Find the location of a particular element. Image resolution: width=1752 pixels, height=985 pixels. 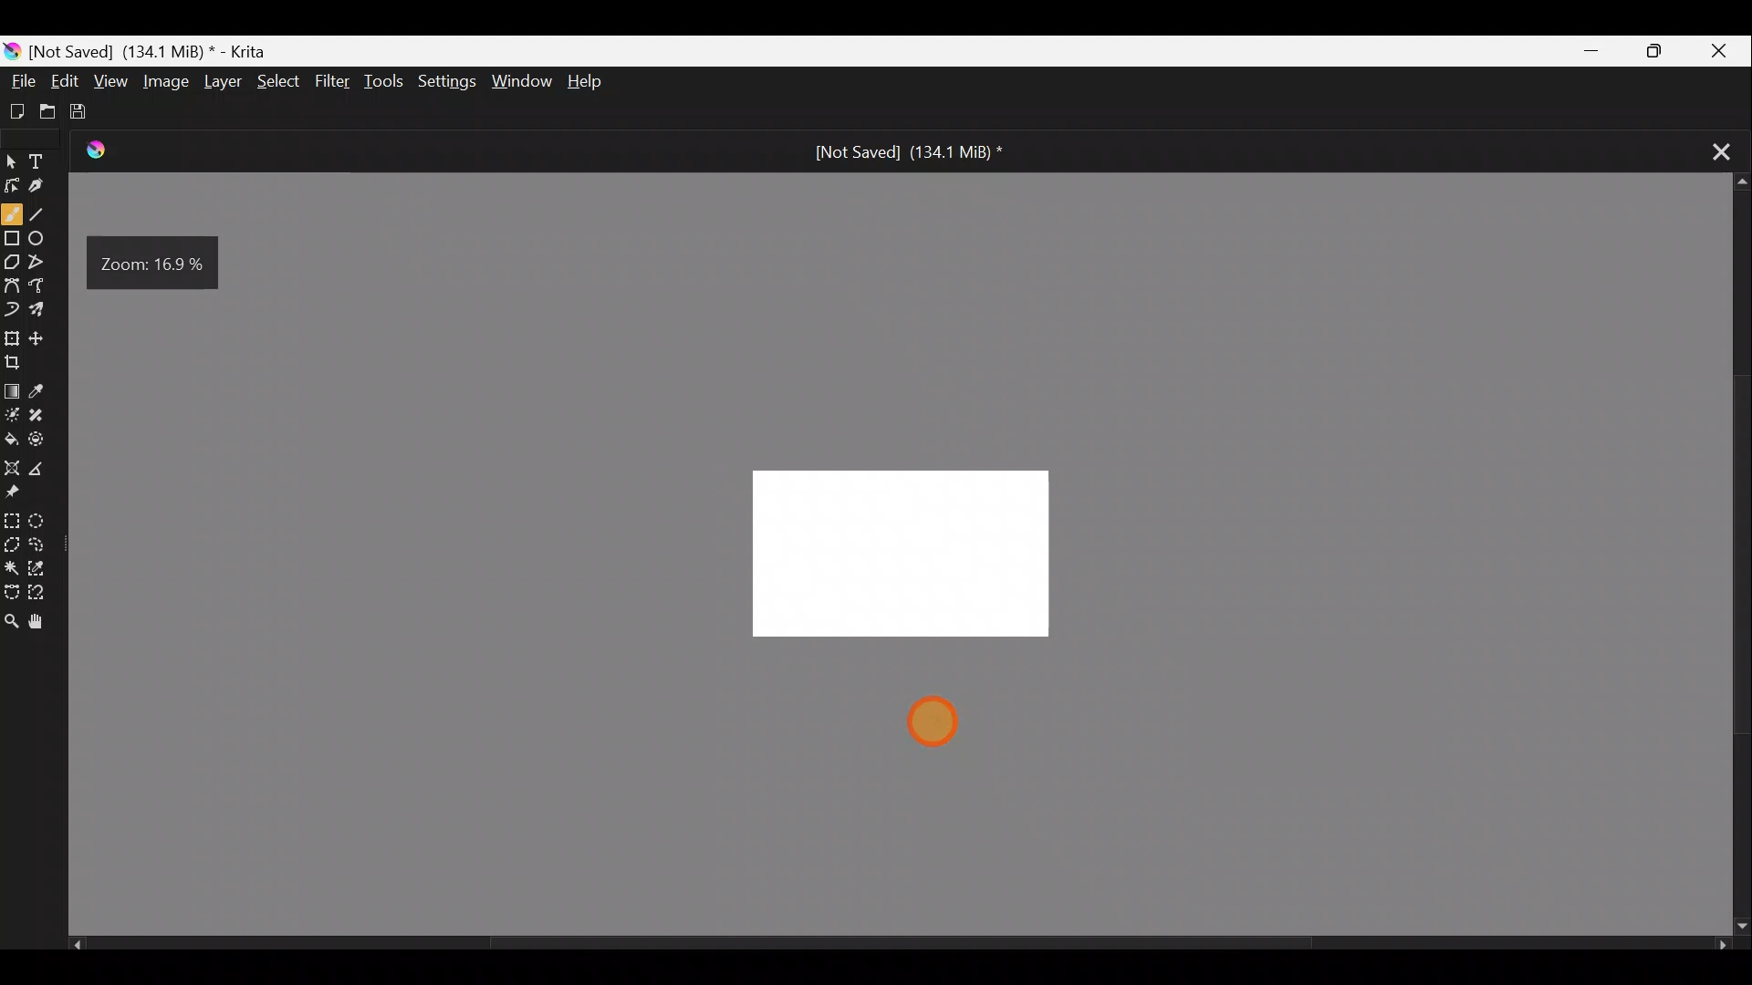

Sample a colour from the image/current layer is located at coordinates (45, 386).